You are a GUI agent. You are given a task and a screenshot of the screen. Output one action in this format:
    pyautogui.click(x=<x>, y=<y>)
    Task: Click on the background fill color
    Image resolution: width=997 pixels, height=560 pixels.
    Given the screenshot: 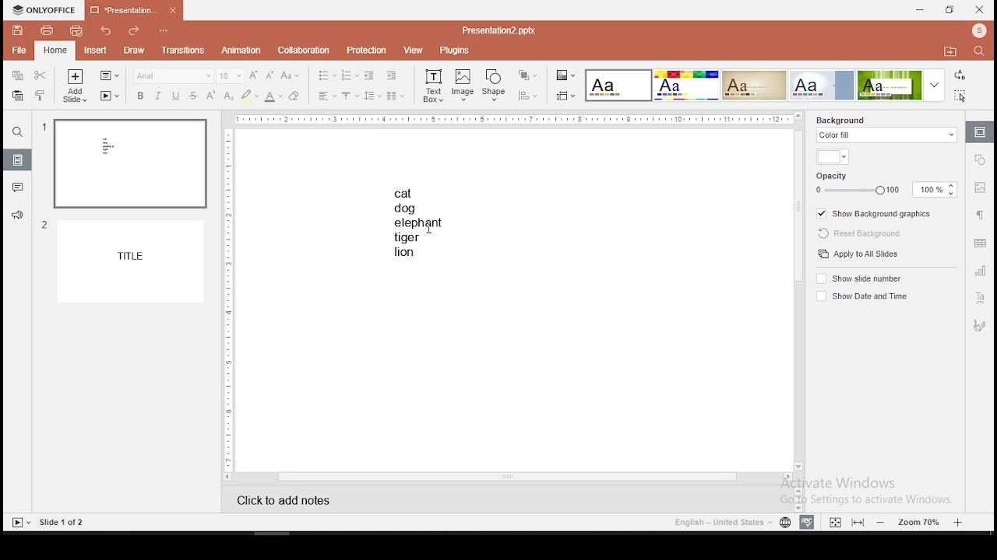 What is the action you would take?
    pyautogui.click(x=832, y=156)
    